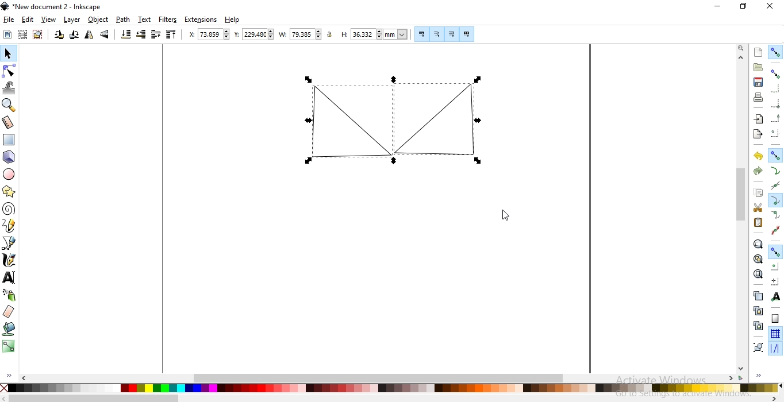 This screenshot has width=784, height=402. I want to click on width of selection, so click(302, 34).